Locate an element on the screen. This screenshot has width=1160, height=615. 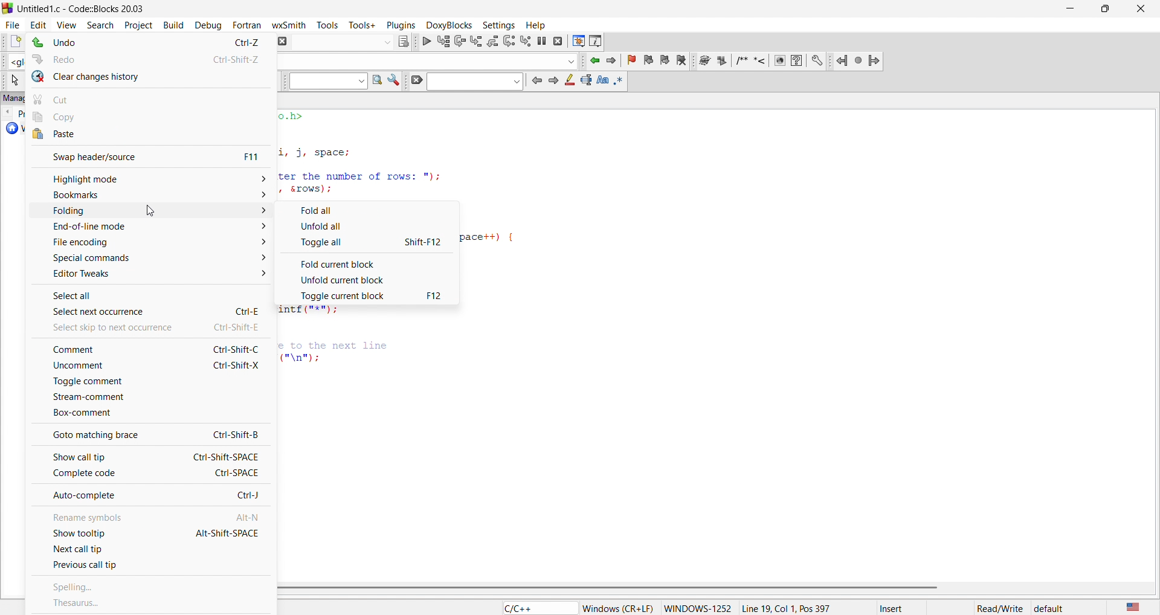
next call tip is located at coordinates (151, 550).